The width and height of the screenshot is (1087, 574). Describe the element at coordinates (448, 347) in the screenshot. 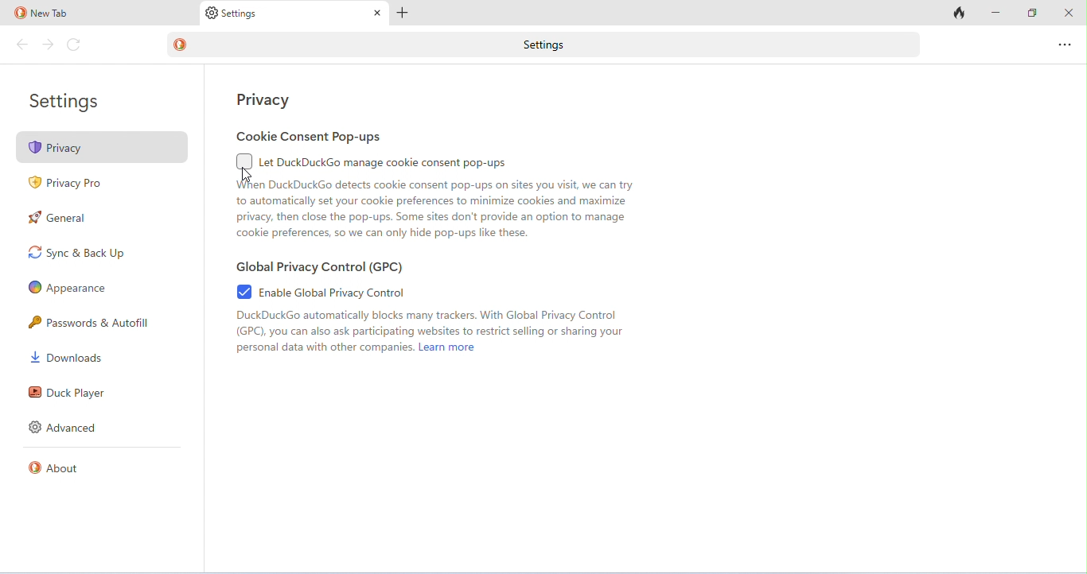

I see `Learn more` at that location.